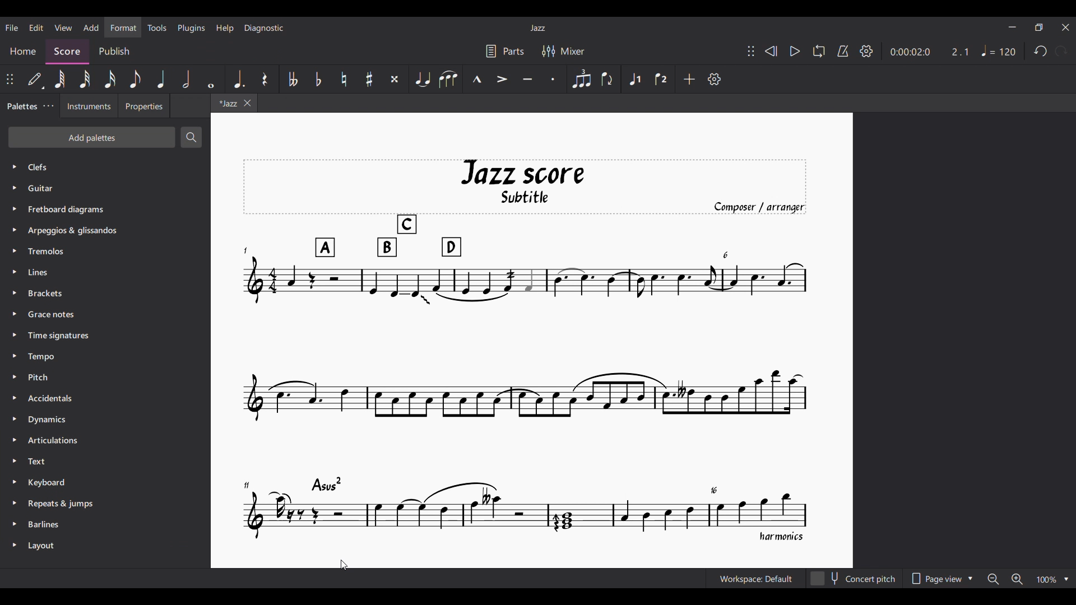  I want to click on Augmentation dot, so click(239, 79).